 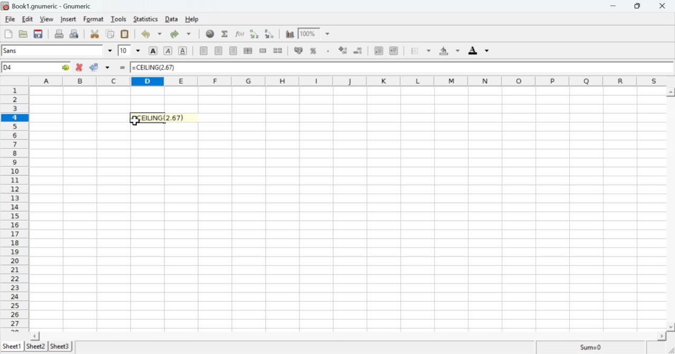 I want to click on Accept change, so click(x=100, y=68).